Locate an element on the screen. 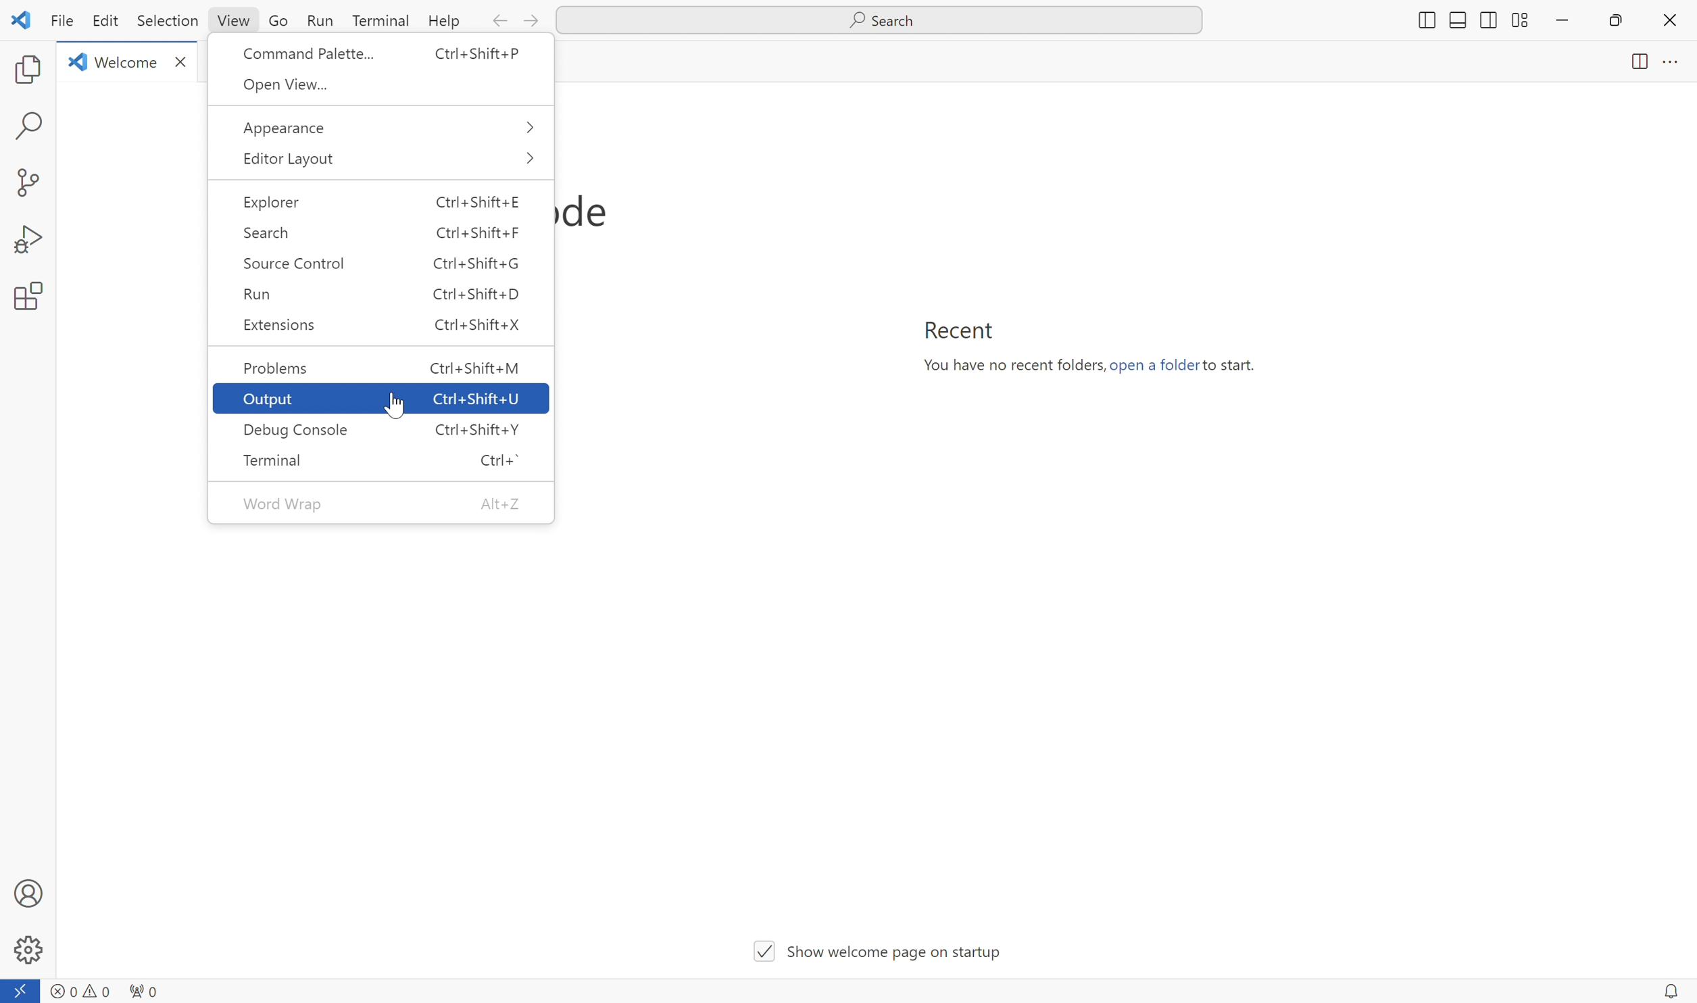 This screenshot has height=1003, width=1697. Search is located at coordinates (877, 19).